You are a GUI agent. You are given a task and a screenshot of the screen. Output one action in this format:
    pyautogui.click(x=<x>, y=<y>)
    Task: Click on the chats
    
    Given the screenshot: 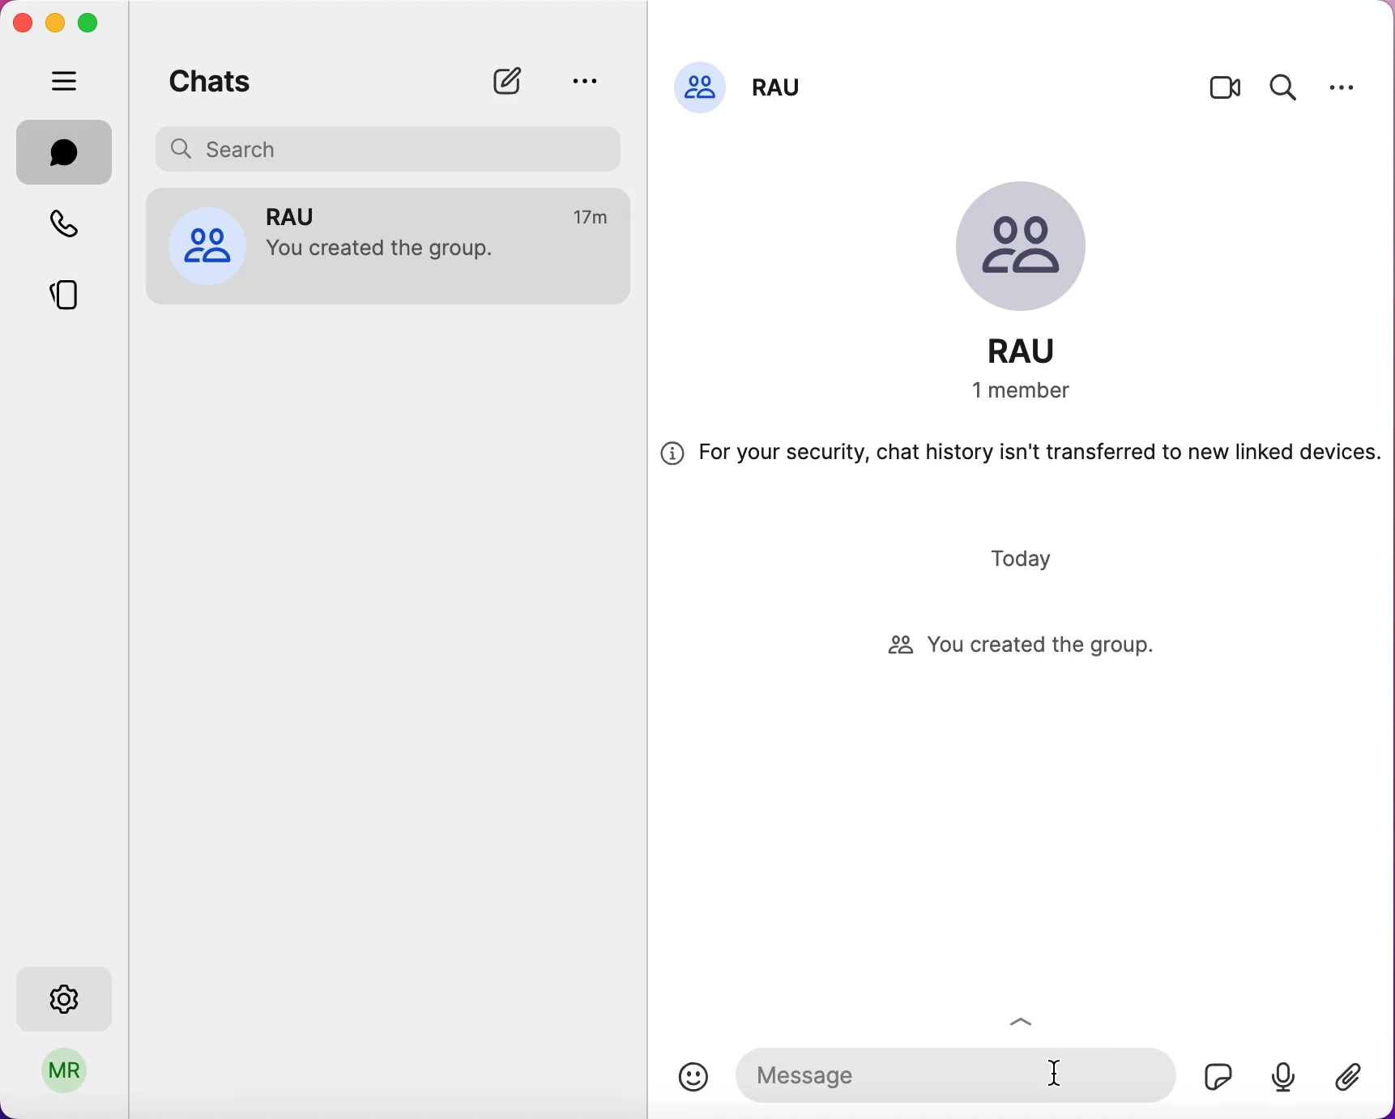 What is the action you would take?
    pyautogui.click(x=211, y=78)
    